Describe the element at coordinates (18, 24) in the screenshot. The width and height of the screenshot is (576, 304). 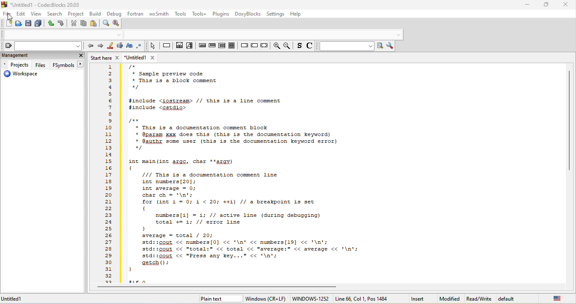
I see `open` at that location.